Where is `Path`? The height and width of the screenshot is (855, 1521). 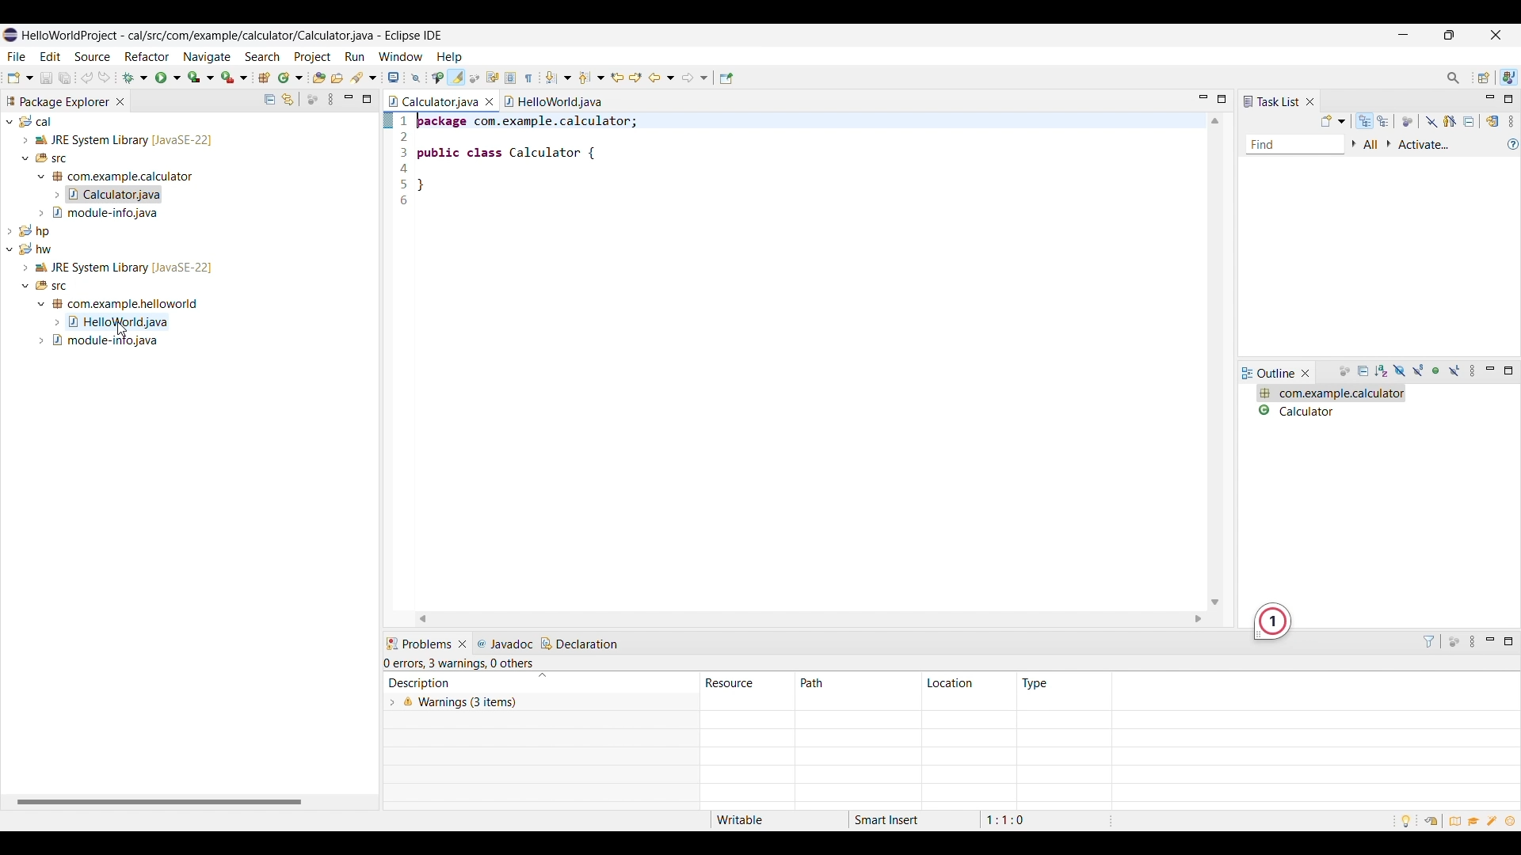
Path is located at coordinates (857, 683).